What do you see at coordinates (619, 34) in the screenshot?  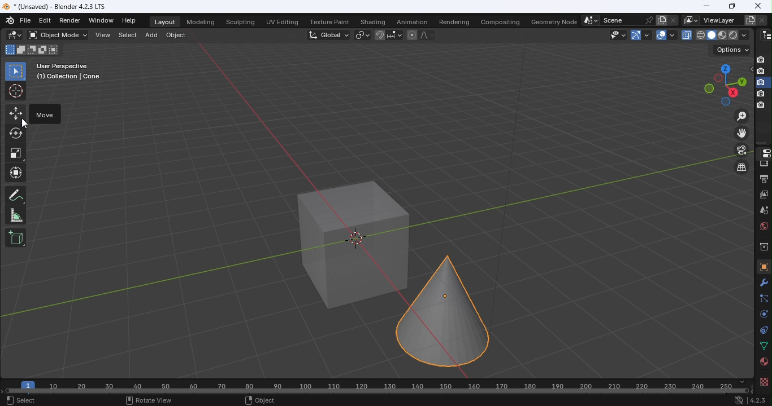 I see `Selectability and visibility` at bounding box center [619, 34].